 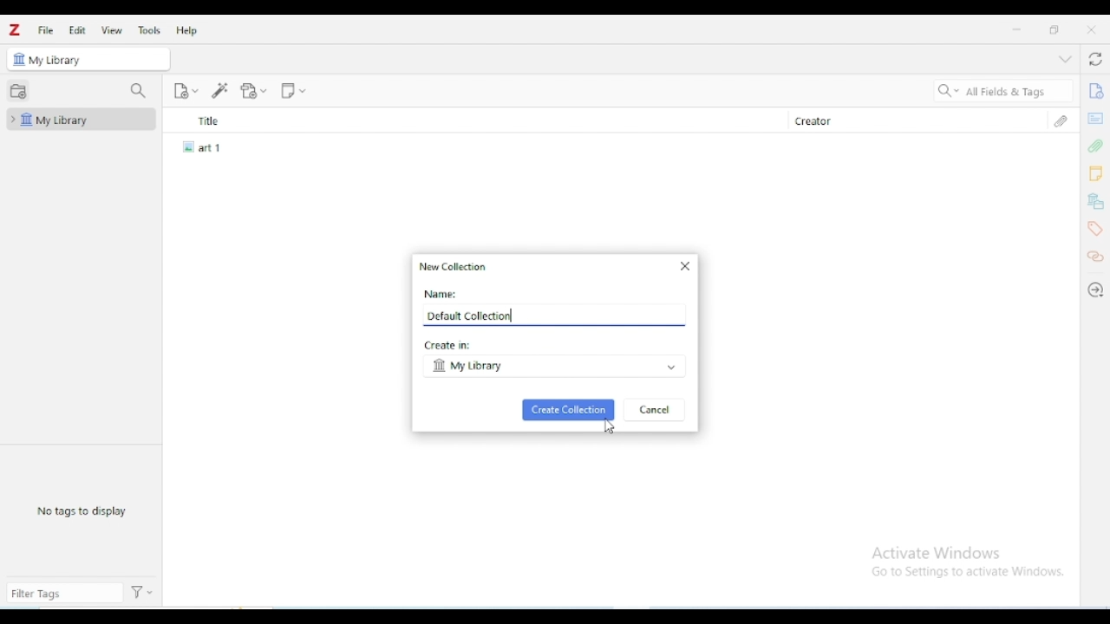 What do you see at coordinates (220, 90) in the screenshot?
I see `add item(s) by identifier` at bounding box center [220, 90].